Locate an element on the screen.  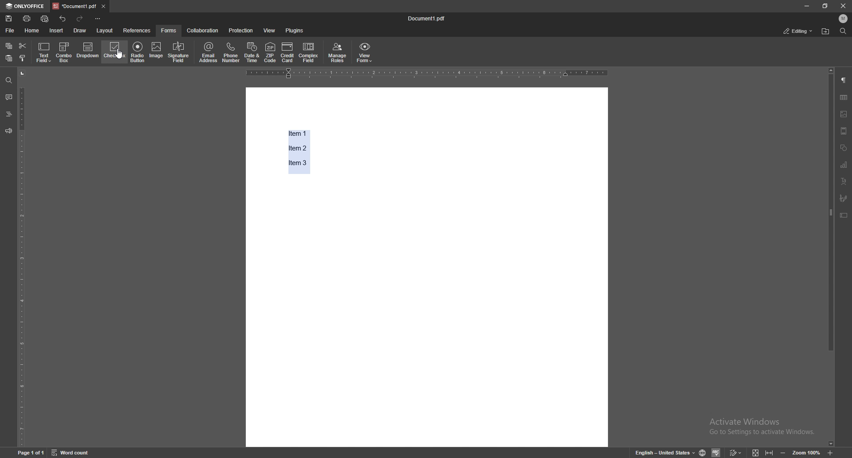
fit to screen is located at coordinates (756, 452).